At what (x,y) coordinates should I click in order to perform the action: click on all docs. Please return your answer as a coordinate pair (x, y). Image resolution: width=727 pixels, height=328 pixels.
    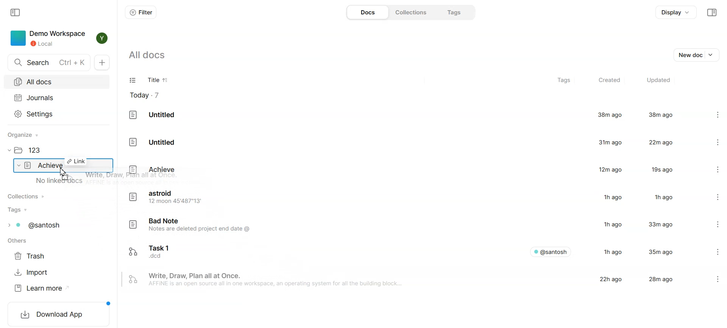
    Looking at the image, I should click on (152, 55).